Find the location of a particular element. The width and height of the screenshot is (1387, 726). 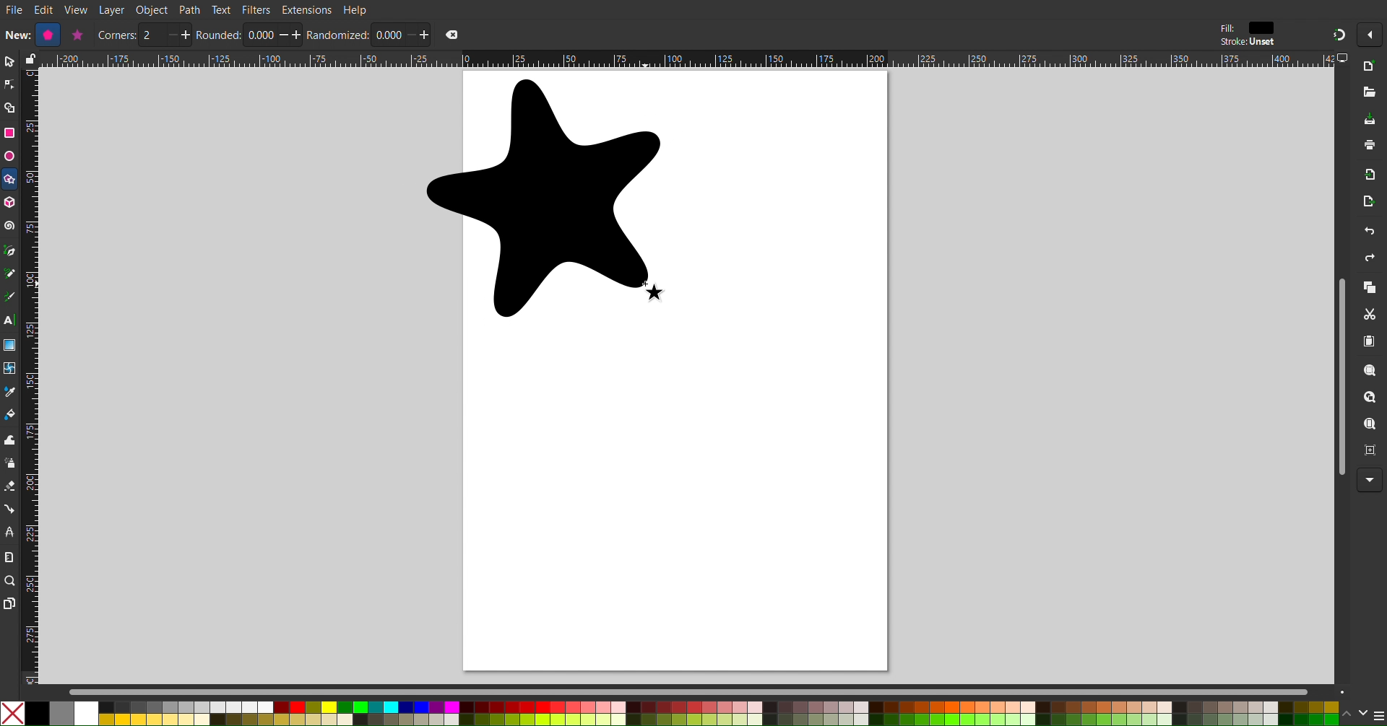

menu is located at coordinates (1378, 715).